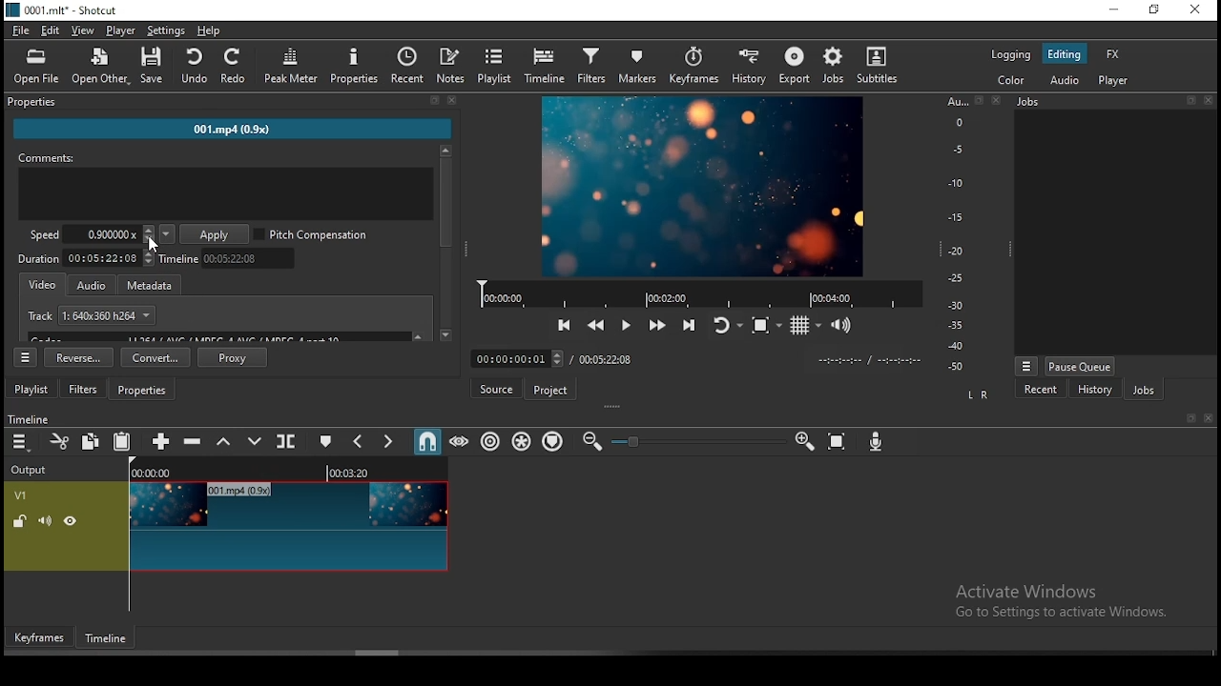 The height and width of the screenshot is (686, 1221). I want to click on proxy, so click(231, 357).